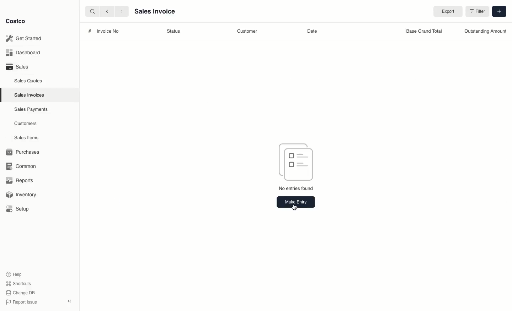  I want to click on No entries found, so click(295, 189).